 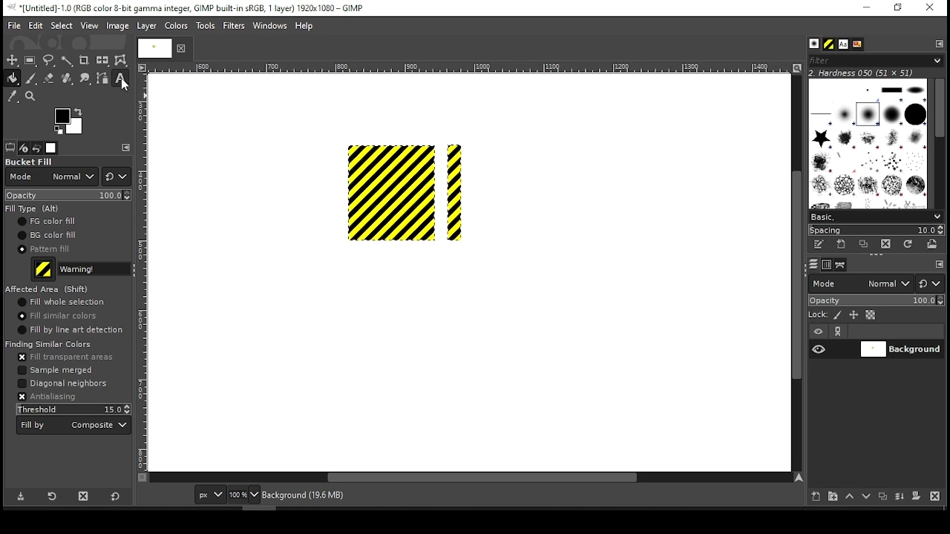 What do you see at coordinates (843, 244) in the screenshot?
I see `create a new brush` at bounding box center [843, 244].